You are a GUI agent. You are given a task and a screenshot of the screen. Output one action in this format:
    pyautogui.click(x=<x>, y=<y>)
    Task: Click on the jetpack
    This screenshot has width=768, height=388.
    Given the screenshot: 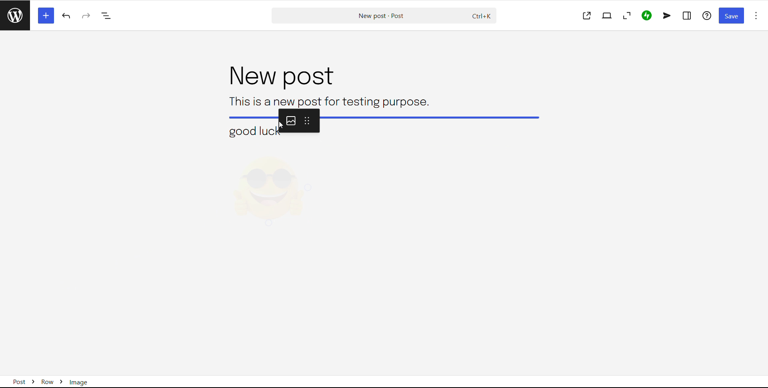 What is the action you would take?
    pyautogui.click(x=646, y=16)
    